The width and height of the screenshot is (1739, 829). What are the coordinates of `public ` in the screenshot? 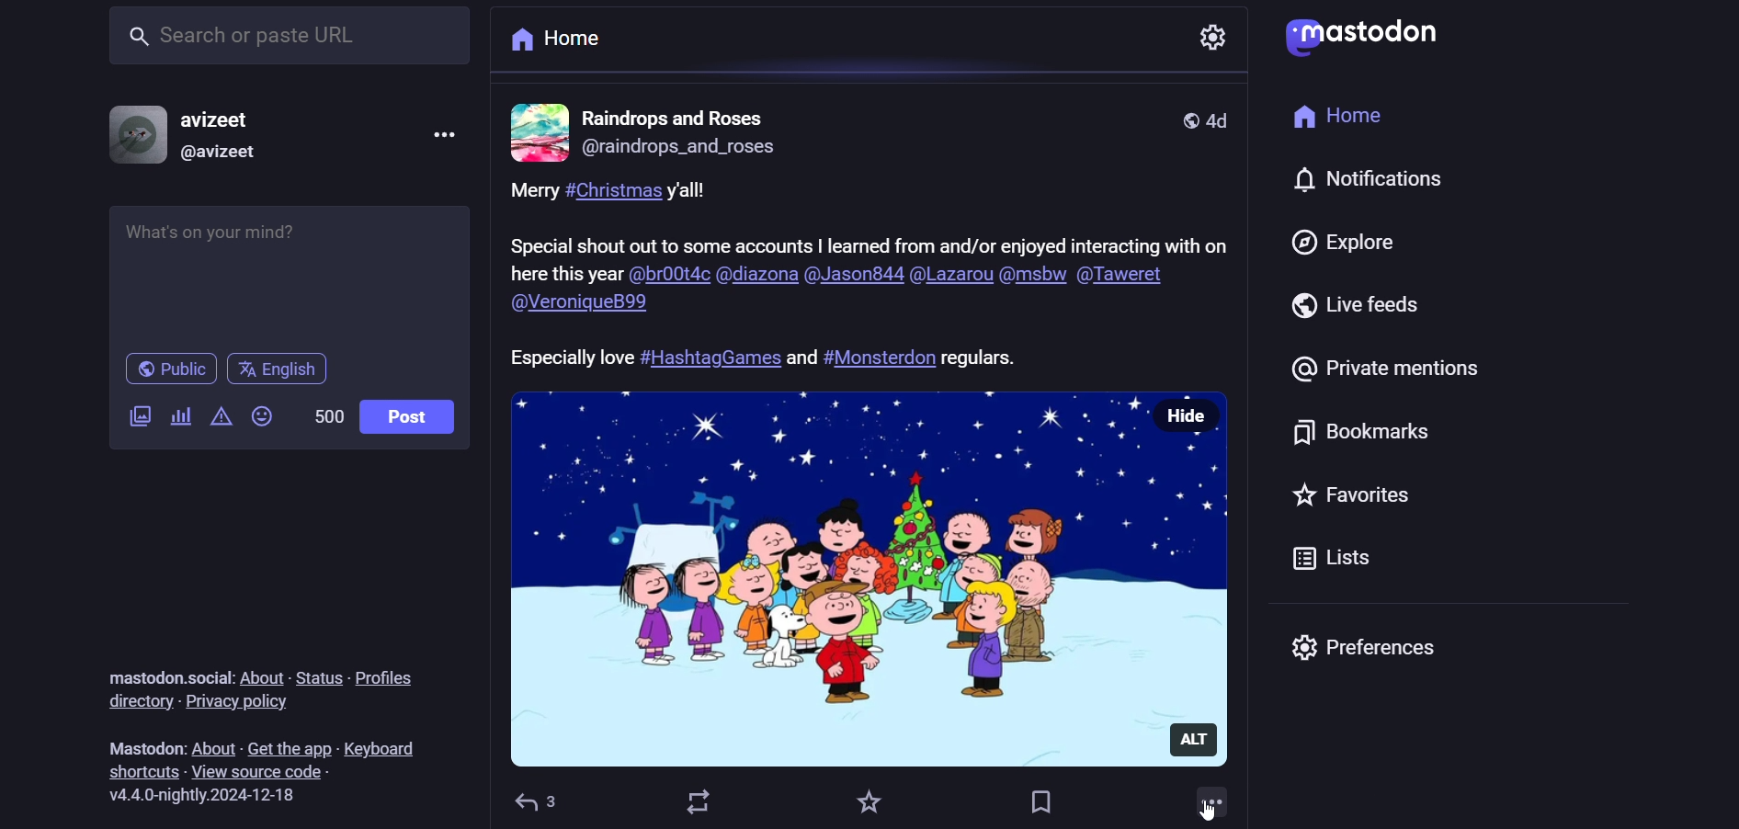 It's located at (164, 369).